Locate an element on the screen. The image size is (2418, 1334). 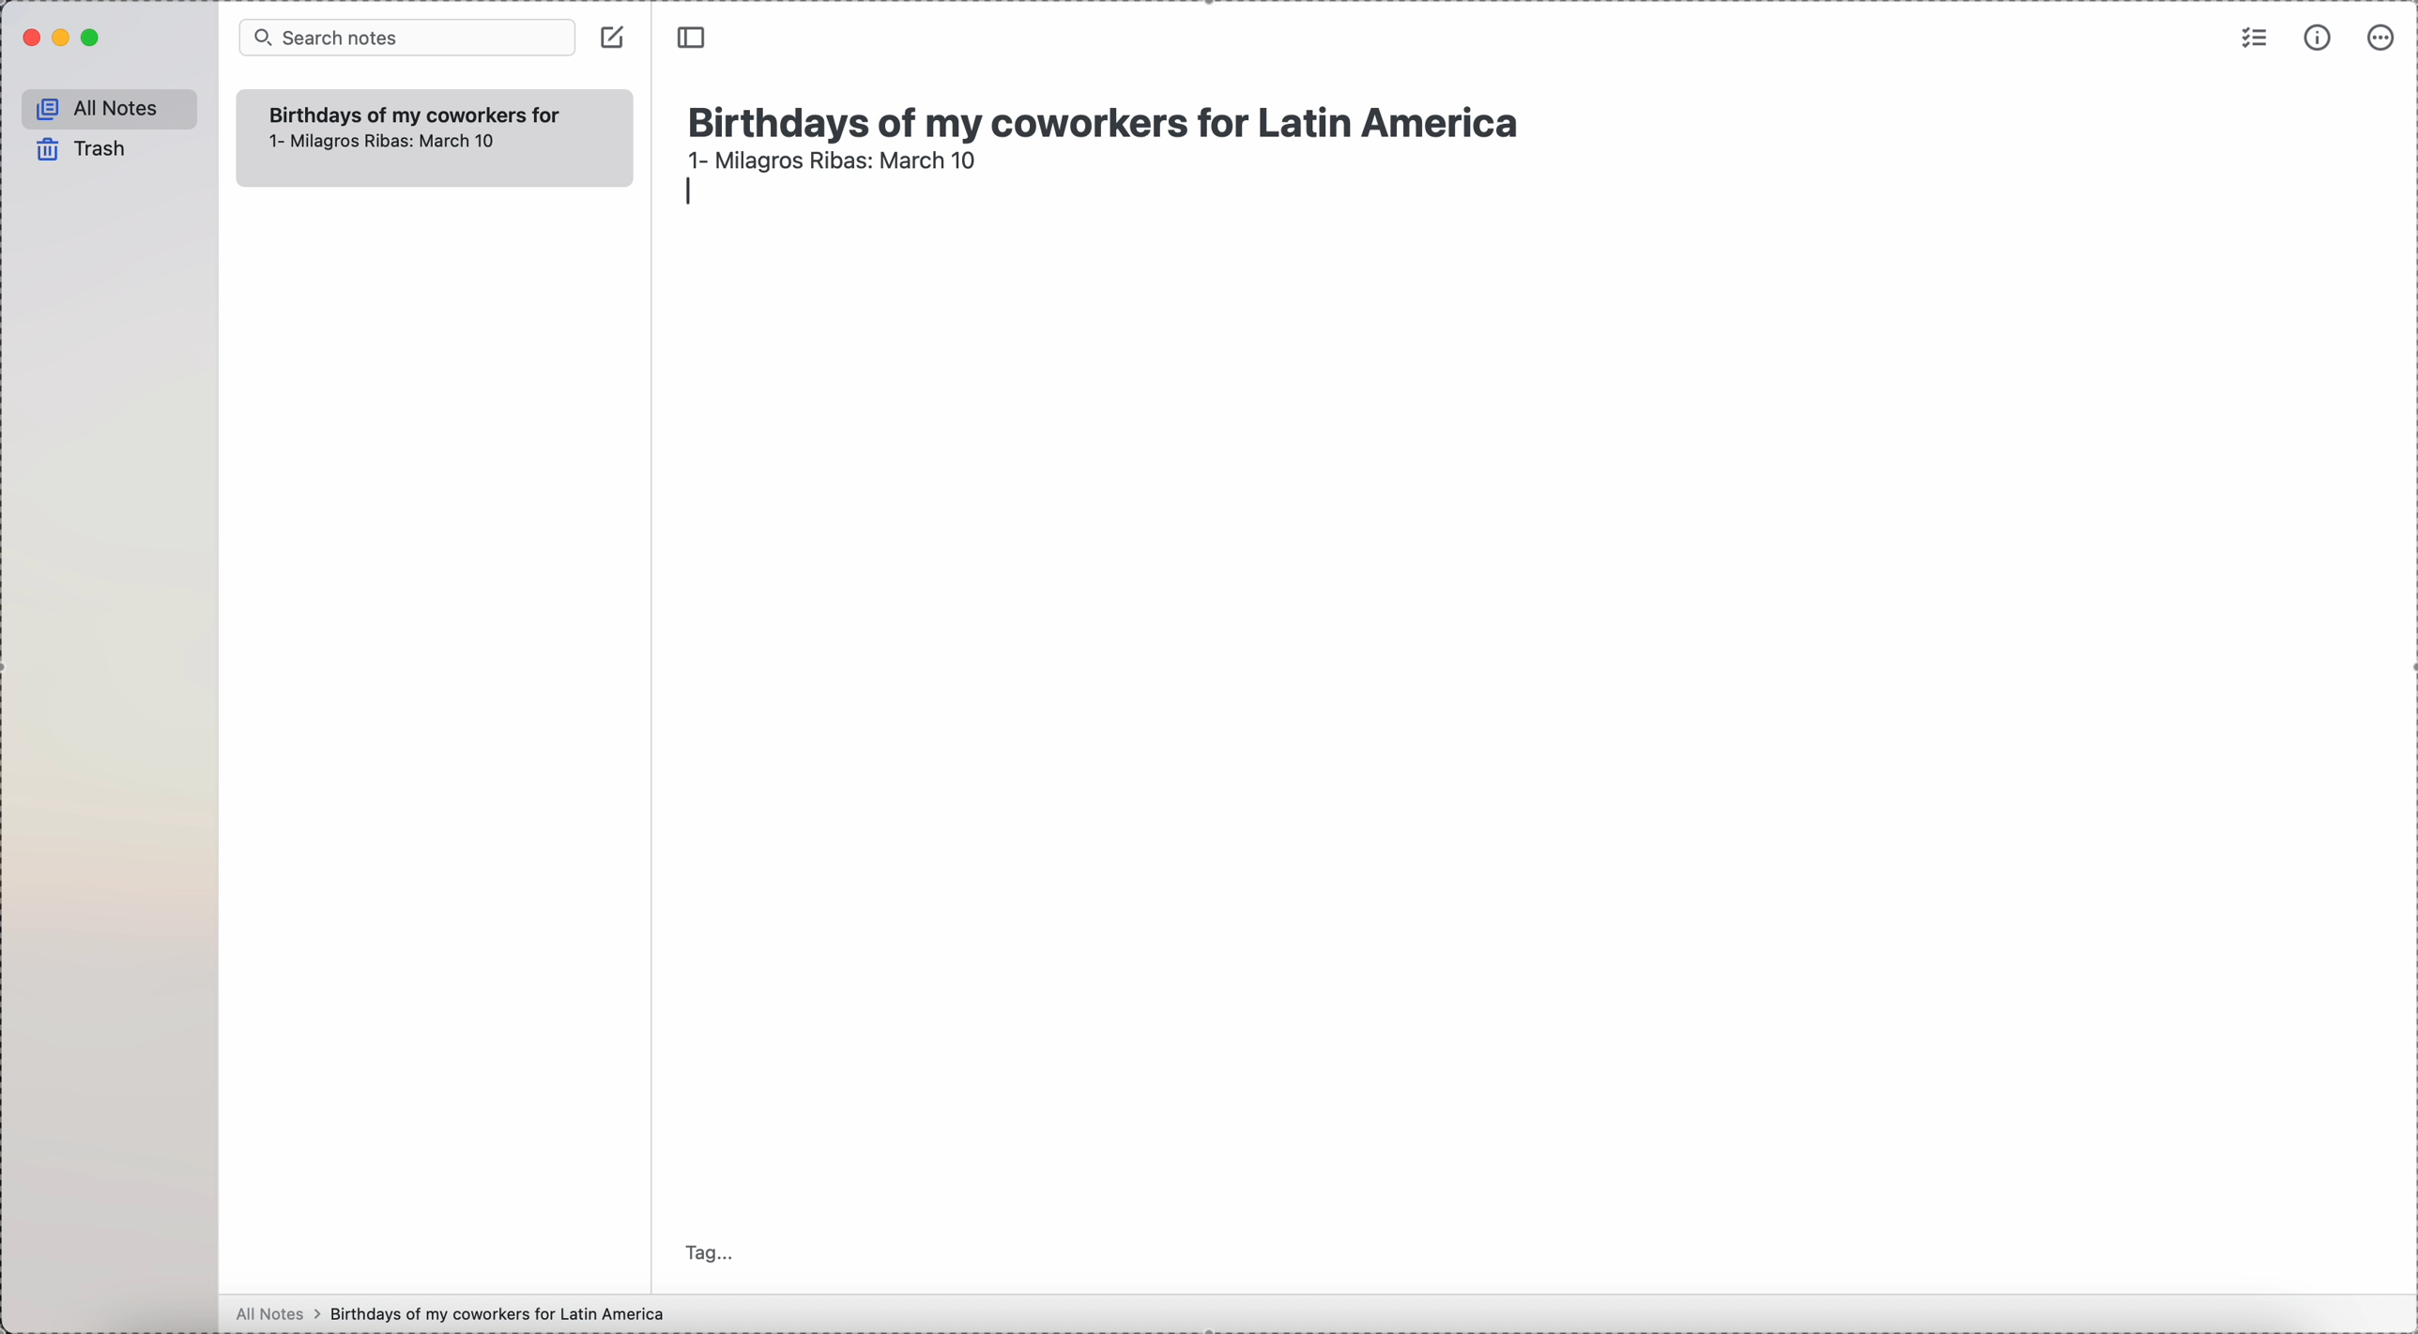
enter is located at coordinates (691, 193).